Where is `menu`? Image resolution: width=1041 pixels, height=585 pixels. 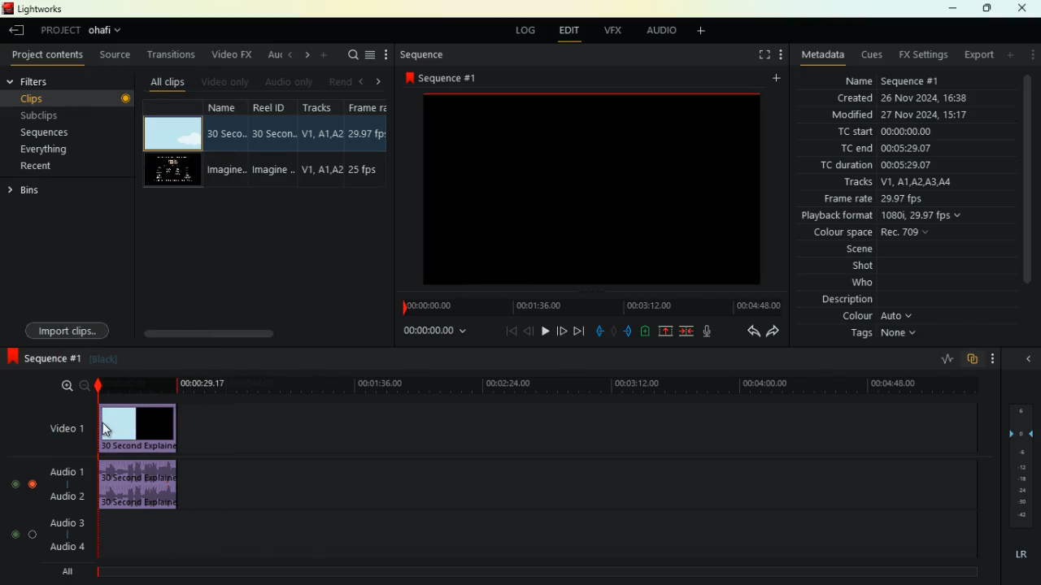 menu is located at coordinates (370, 56).